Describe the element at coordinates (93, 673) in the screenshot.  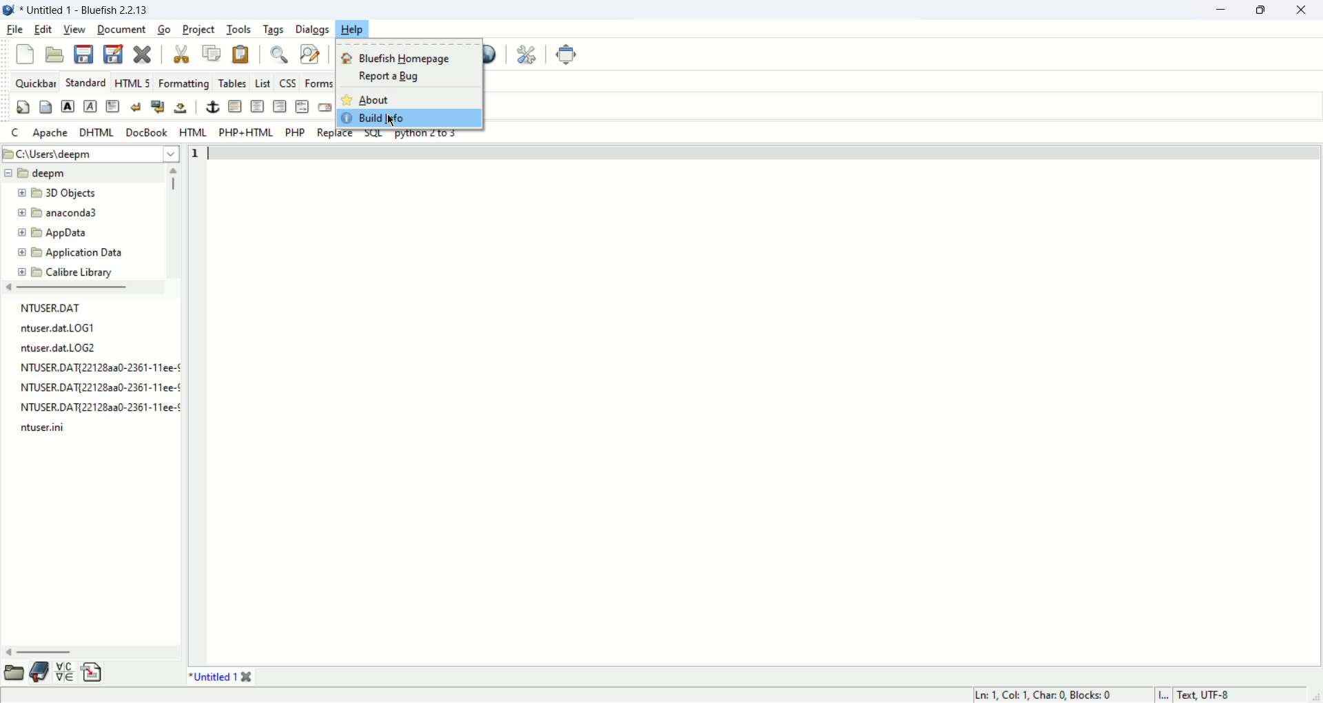
I see `snippets` at that location.